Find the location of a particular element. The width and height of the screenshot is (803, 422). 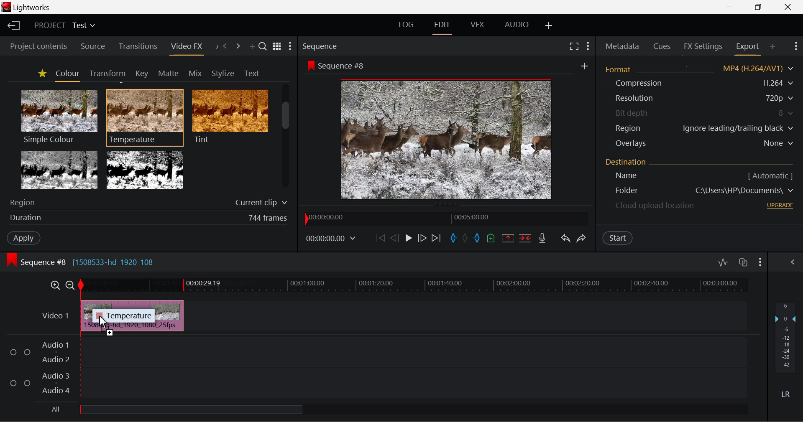

AUDIO Layout is located at coordinates (517, 24).